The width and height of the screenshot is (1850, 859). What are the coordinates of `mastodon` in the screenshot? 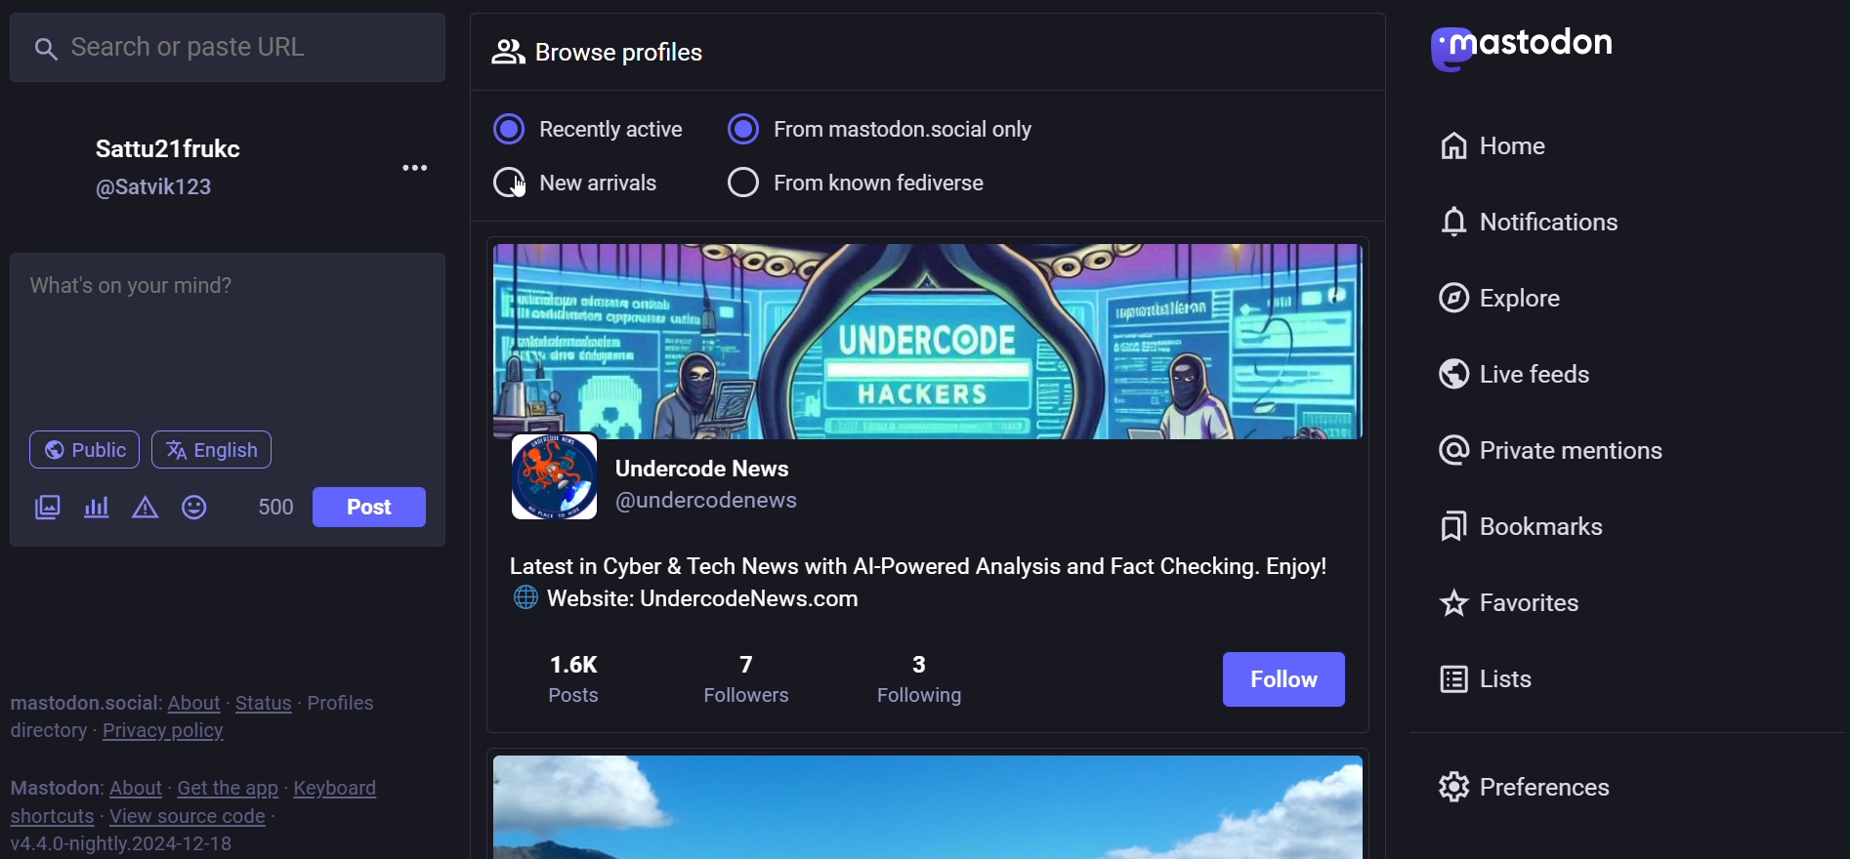 It's located at (54, 783).